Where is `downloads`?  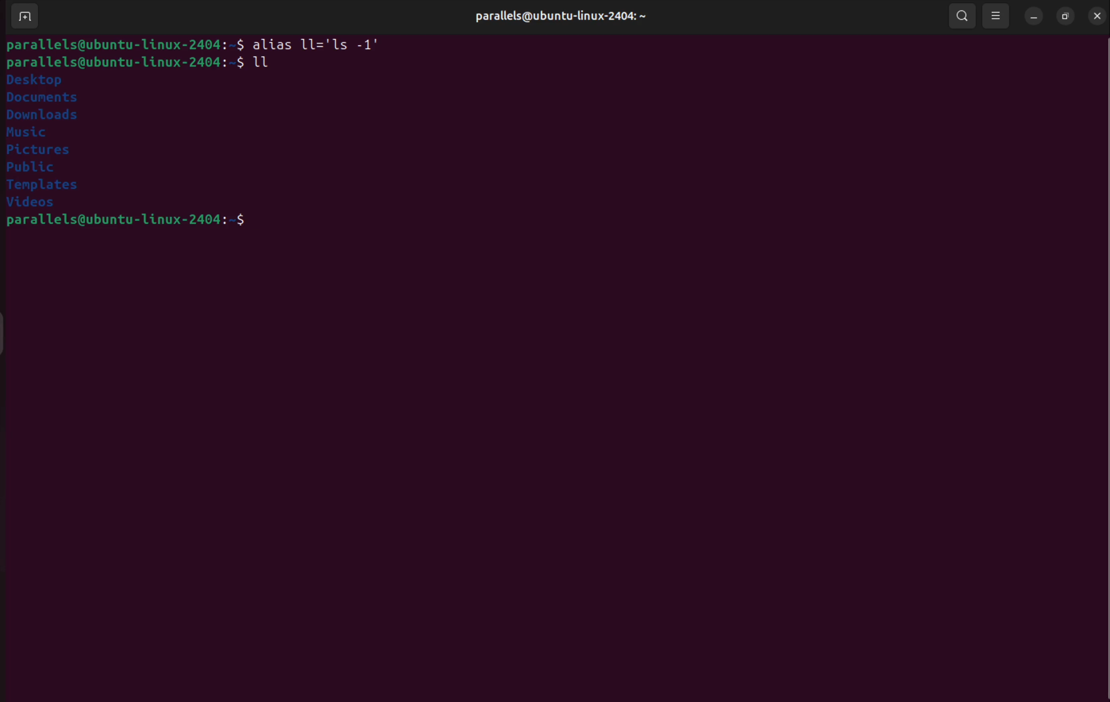
downloads is located at coordinates (49, 116).